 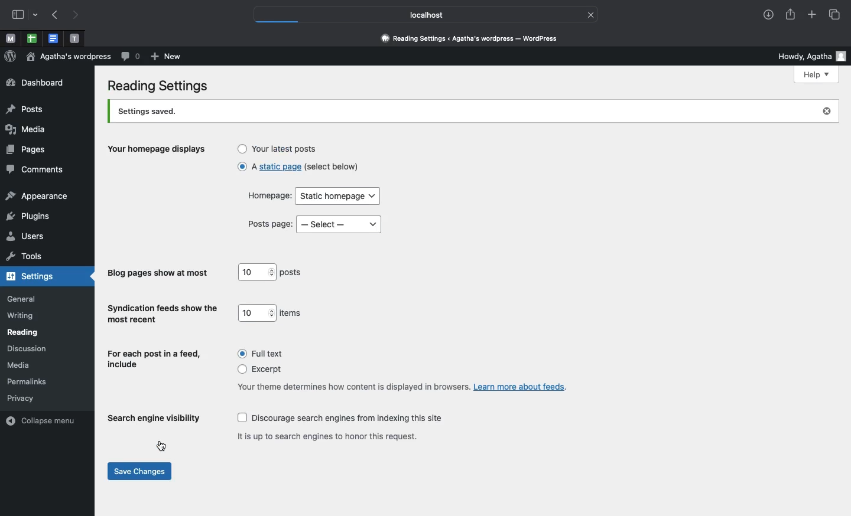 What do you see at coordinates (806, 55) in the screenshot?
I see `Howdy user` at bounding box center [806, 55].